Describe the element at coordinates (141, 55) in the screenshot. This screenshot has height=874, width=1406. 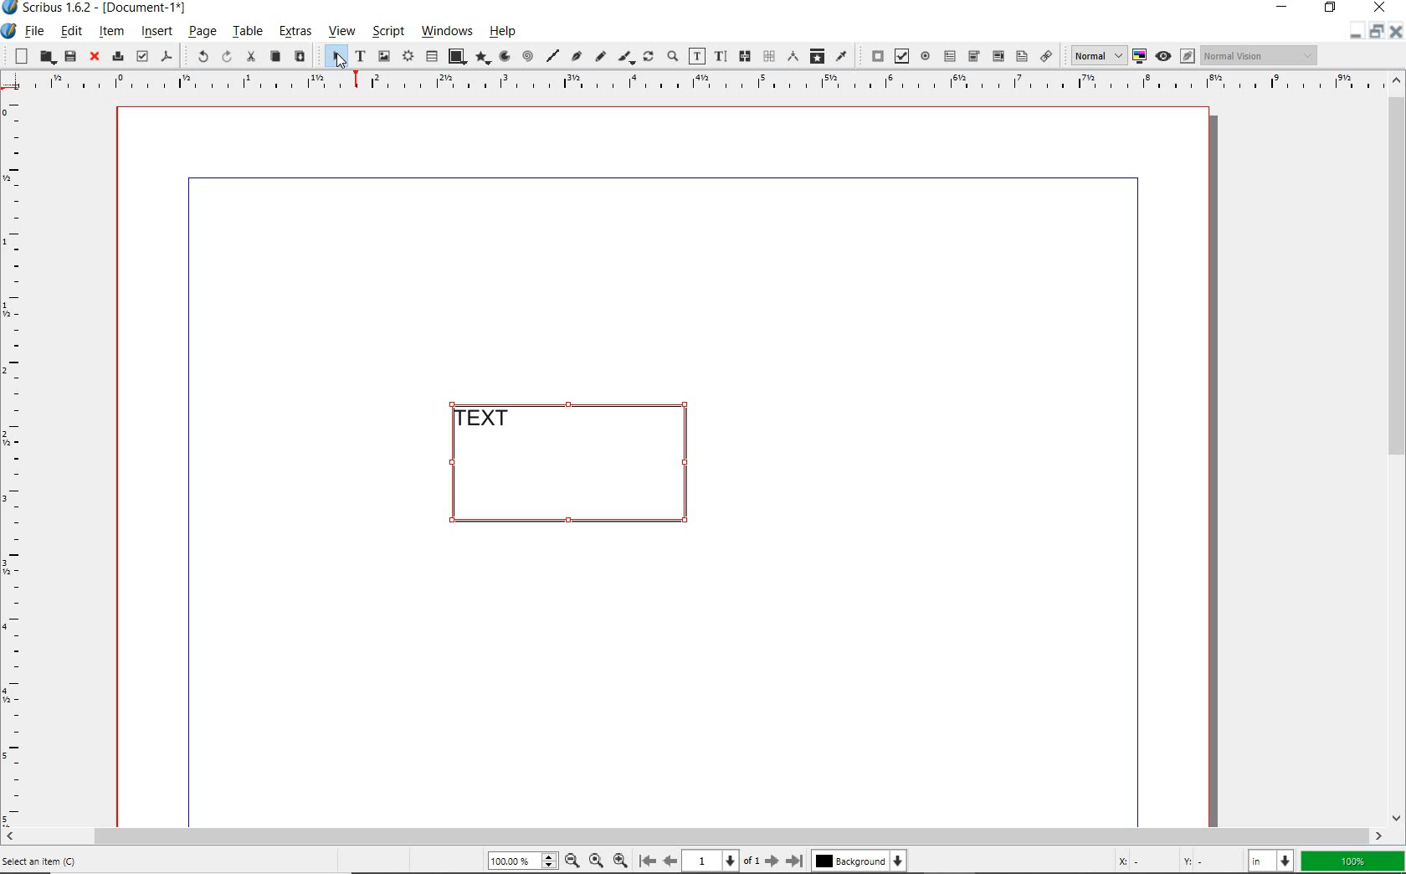
I see `preflight verifier` at that location.